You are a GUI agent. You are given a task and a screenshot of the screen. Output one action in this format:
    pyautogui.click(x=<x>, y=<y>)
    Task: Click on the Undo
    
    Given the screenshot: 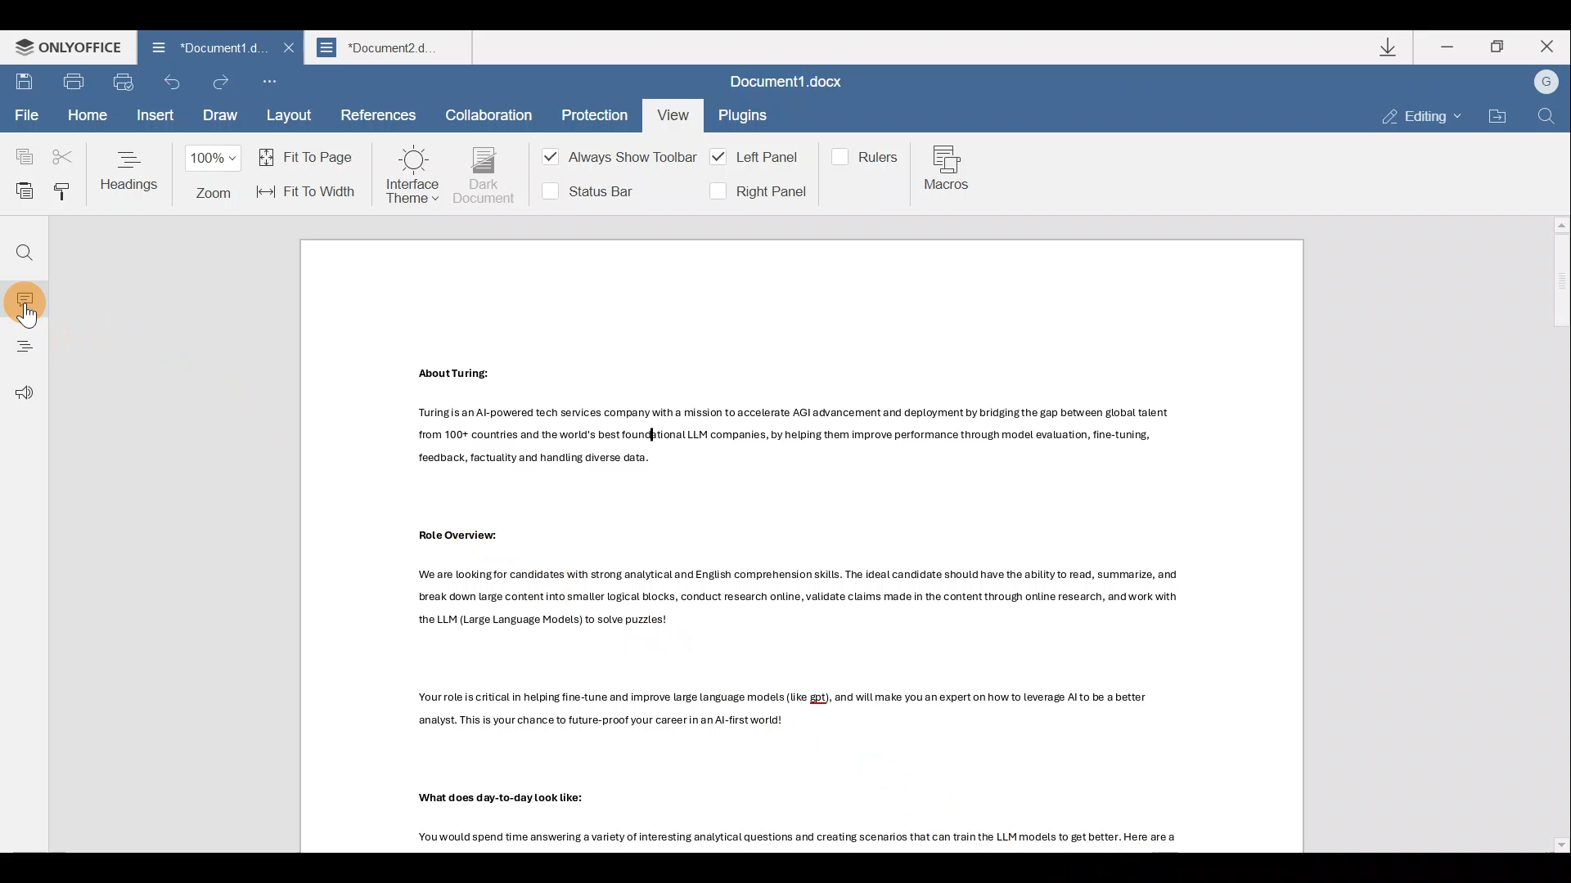 What is the action you would take?
    pyautogui.click(x=173, y=87)
    